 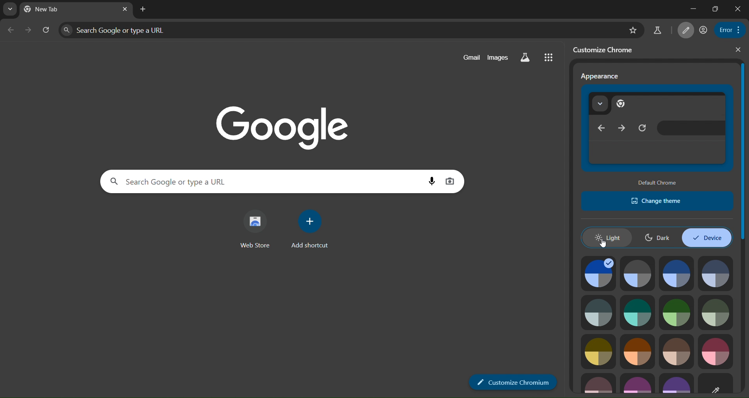 What do you see at coordinates (550, 57) in the screenshot?
I see `google apps` at bounding box center [550, 57].